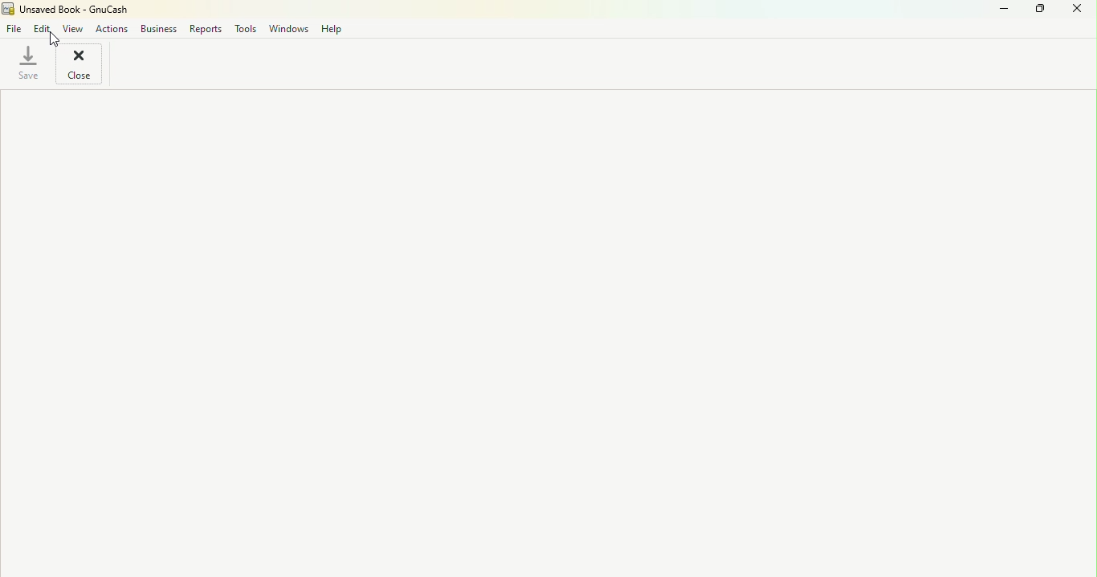 Image resolution: width=1097 pixels, height=577 pixels. I want to click on cursor, so click(54, 40).